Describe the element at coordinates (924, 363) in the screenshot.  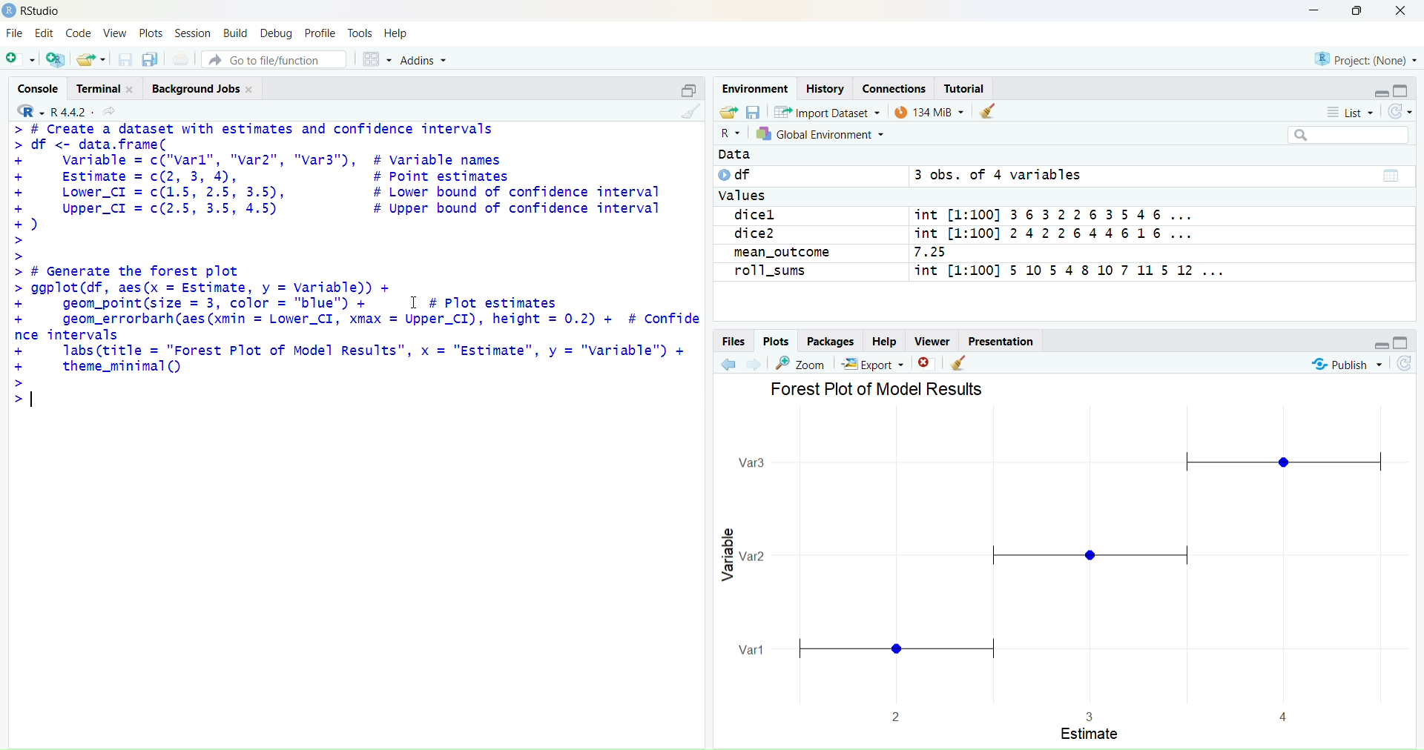
I see `close` at that location.